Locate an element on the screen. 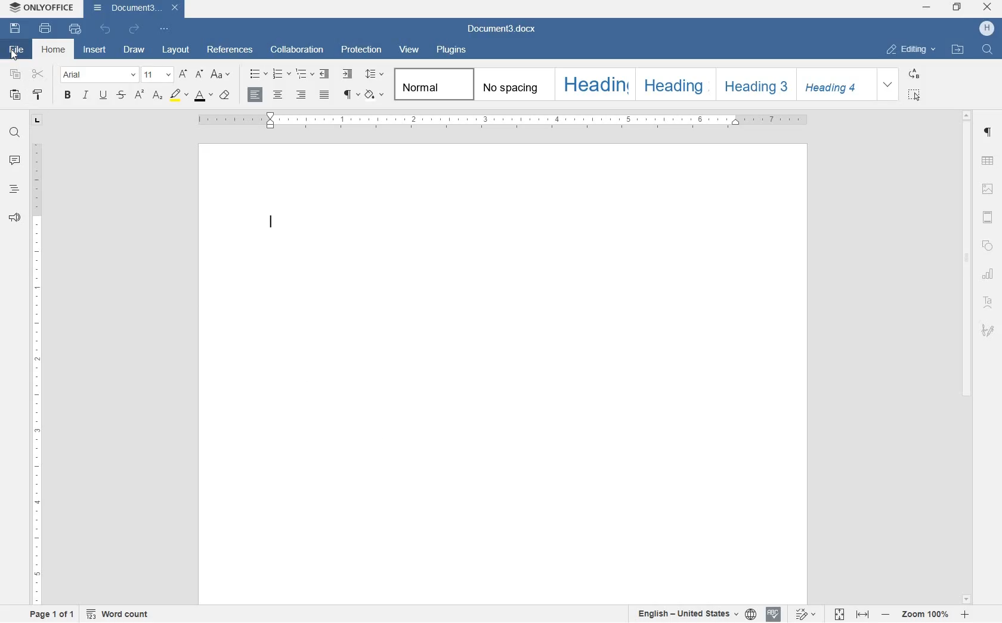 The width and height of the screenshot is (1002, 623). superscript is located at coordinates (140, 95).